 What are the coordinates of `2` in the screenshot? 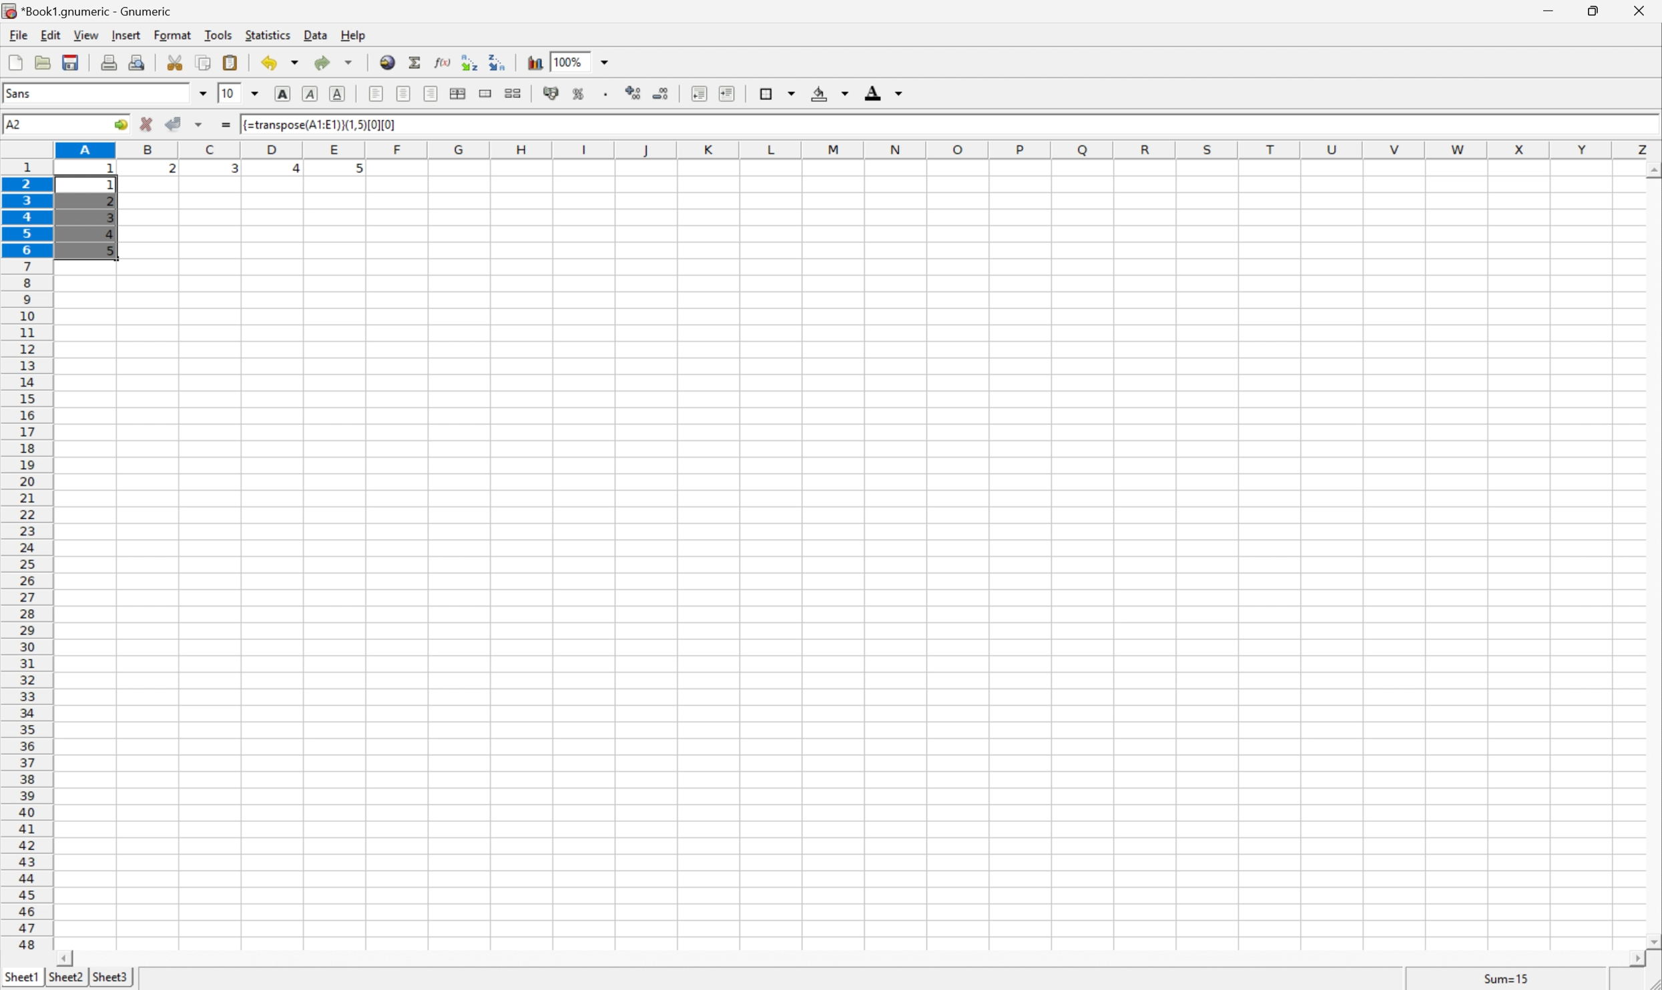 It's located at (172, 171).